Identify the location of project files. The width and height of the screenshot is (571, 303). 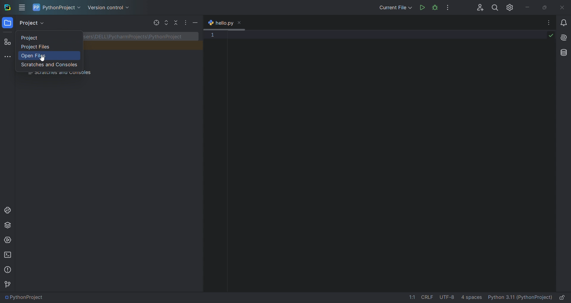
(48, 47).